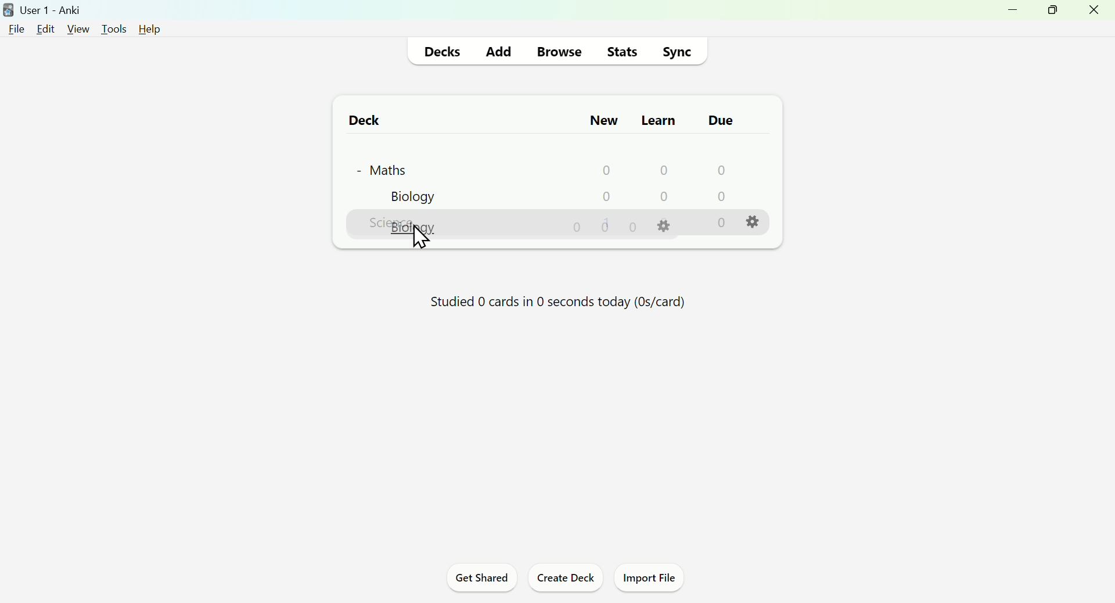  Describe the element at coordinates (110, 26) in the screenshot. I see `Tools` at that location.